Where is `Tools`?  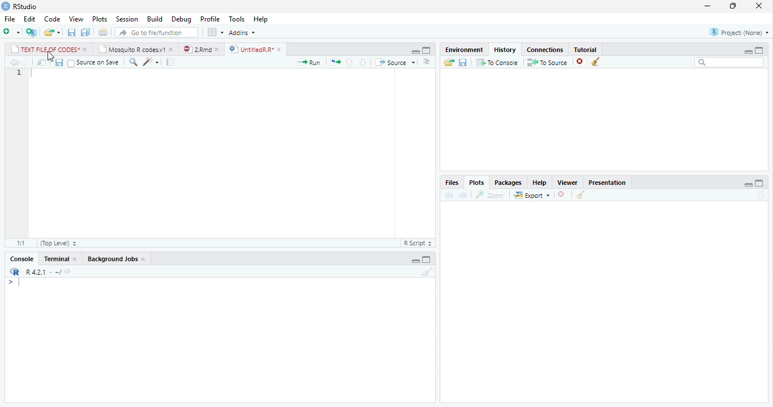 Tools is located at coordinates (237, 18).